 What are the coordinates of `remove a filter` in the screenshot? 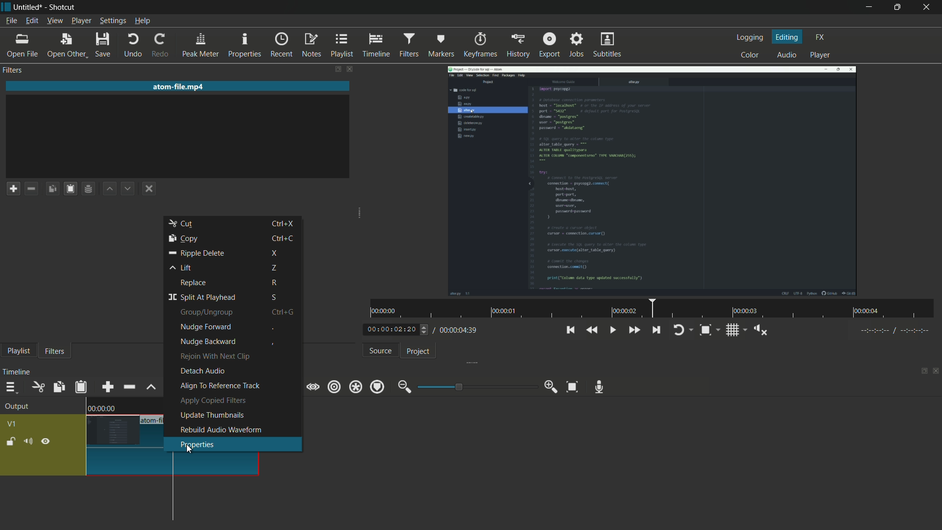 It's located at (31, 190).